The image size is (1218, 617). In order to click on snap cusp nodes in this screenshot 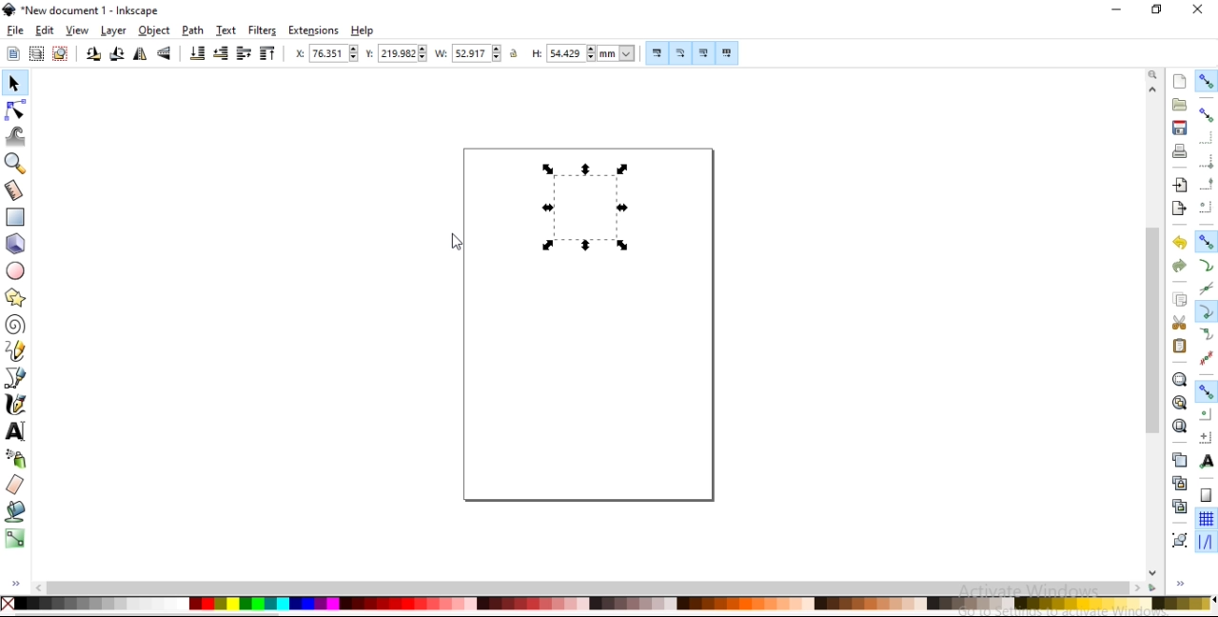, I will do `click(1206, 311)`.